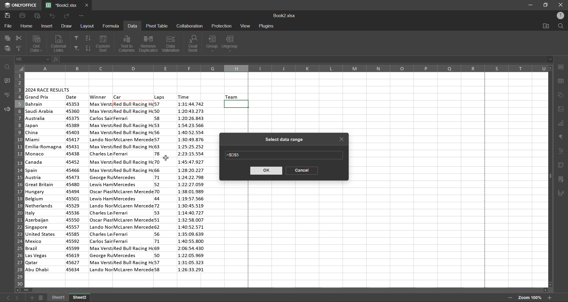 The width and height of the screenshot is (568, 302). What do you see at coordinates (18, 178) in the screenshot?
I see `row numbers` at bounding box center [18, 178].